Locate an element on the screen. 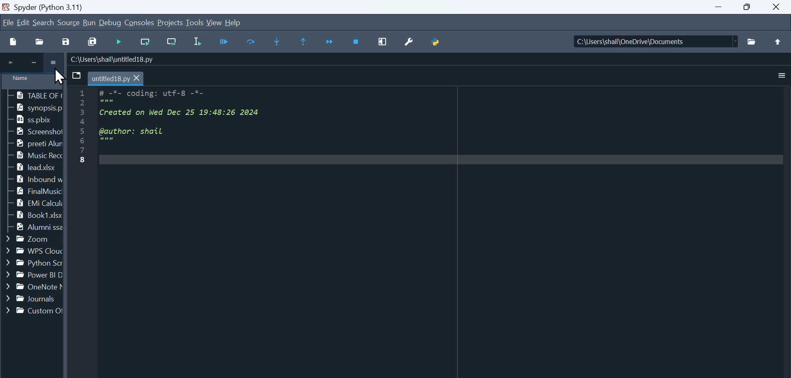 This screenshot has width=791, height=378. View is located at coordinates (215, 22).